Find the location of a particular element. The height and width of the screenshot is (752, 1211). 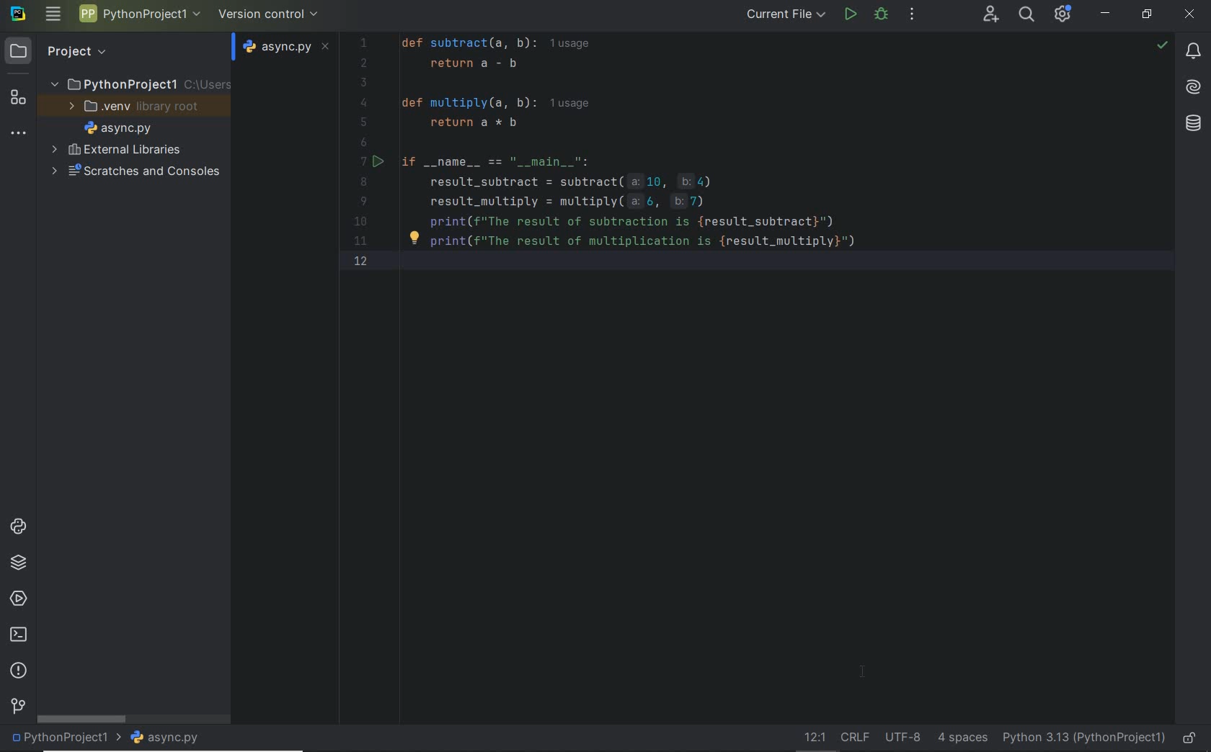

CLOSE is located at coordinates (1190, 13).